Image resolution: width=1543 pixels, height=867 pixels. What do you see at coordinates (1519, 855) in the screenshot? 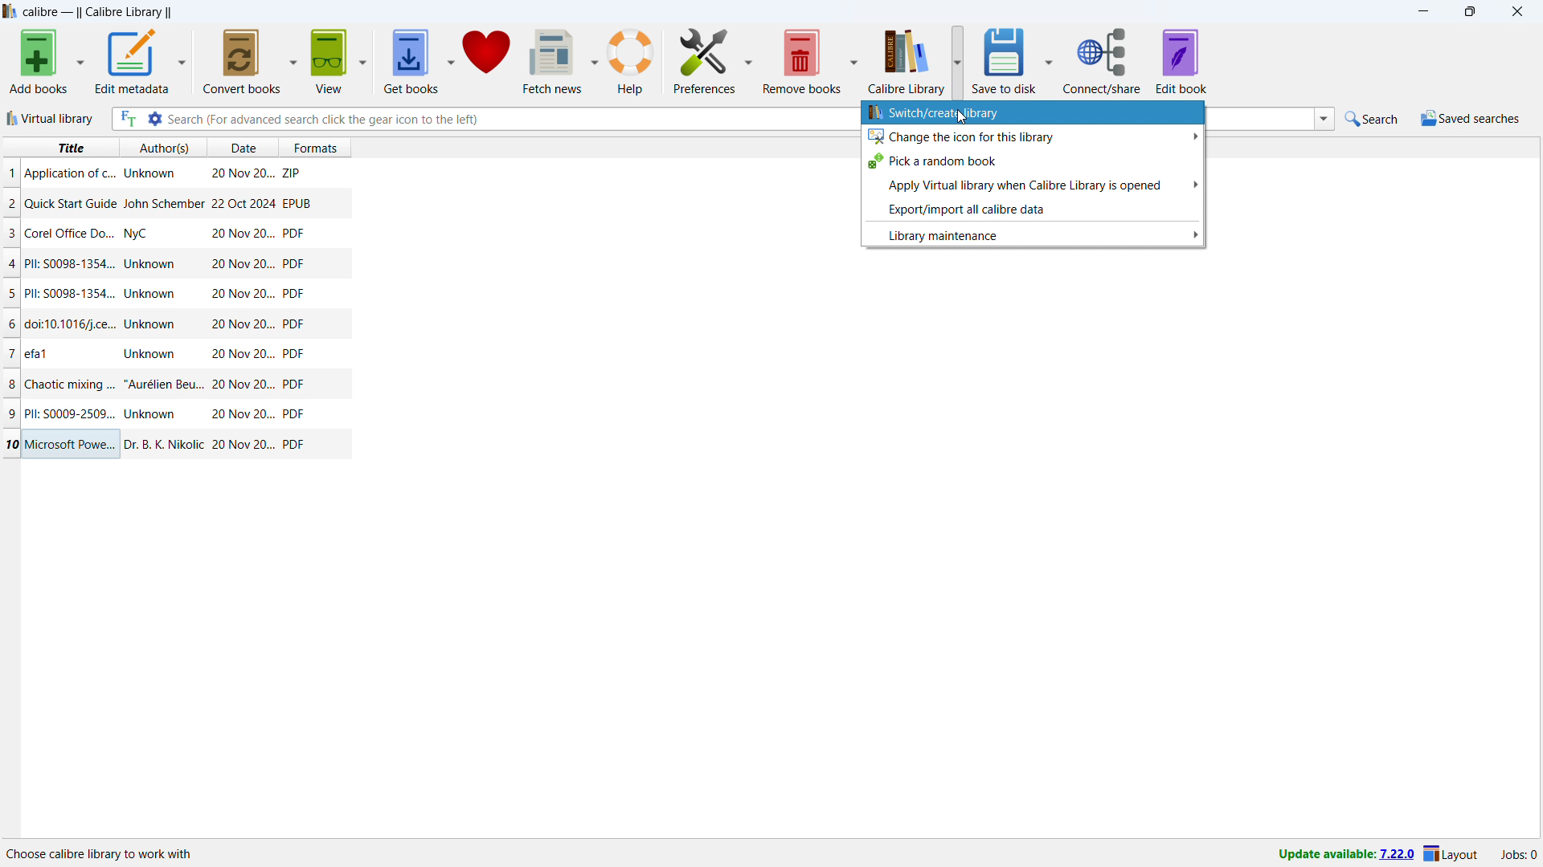
I see `active jobs` at bounding box center [1519, 855].